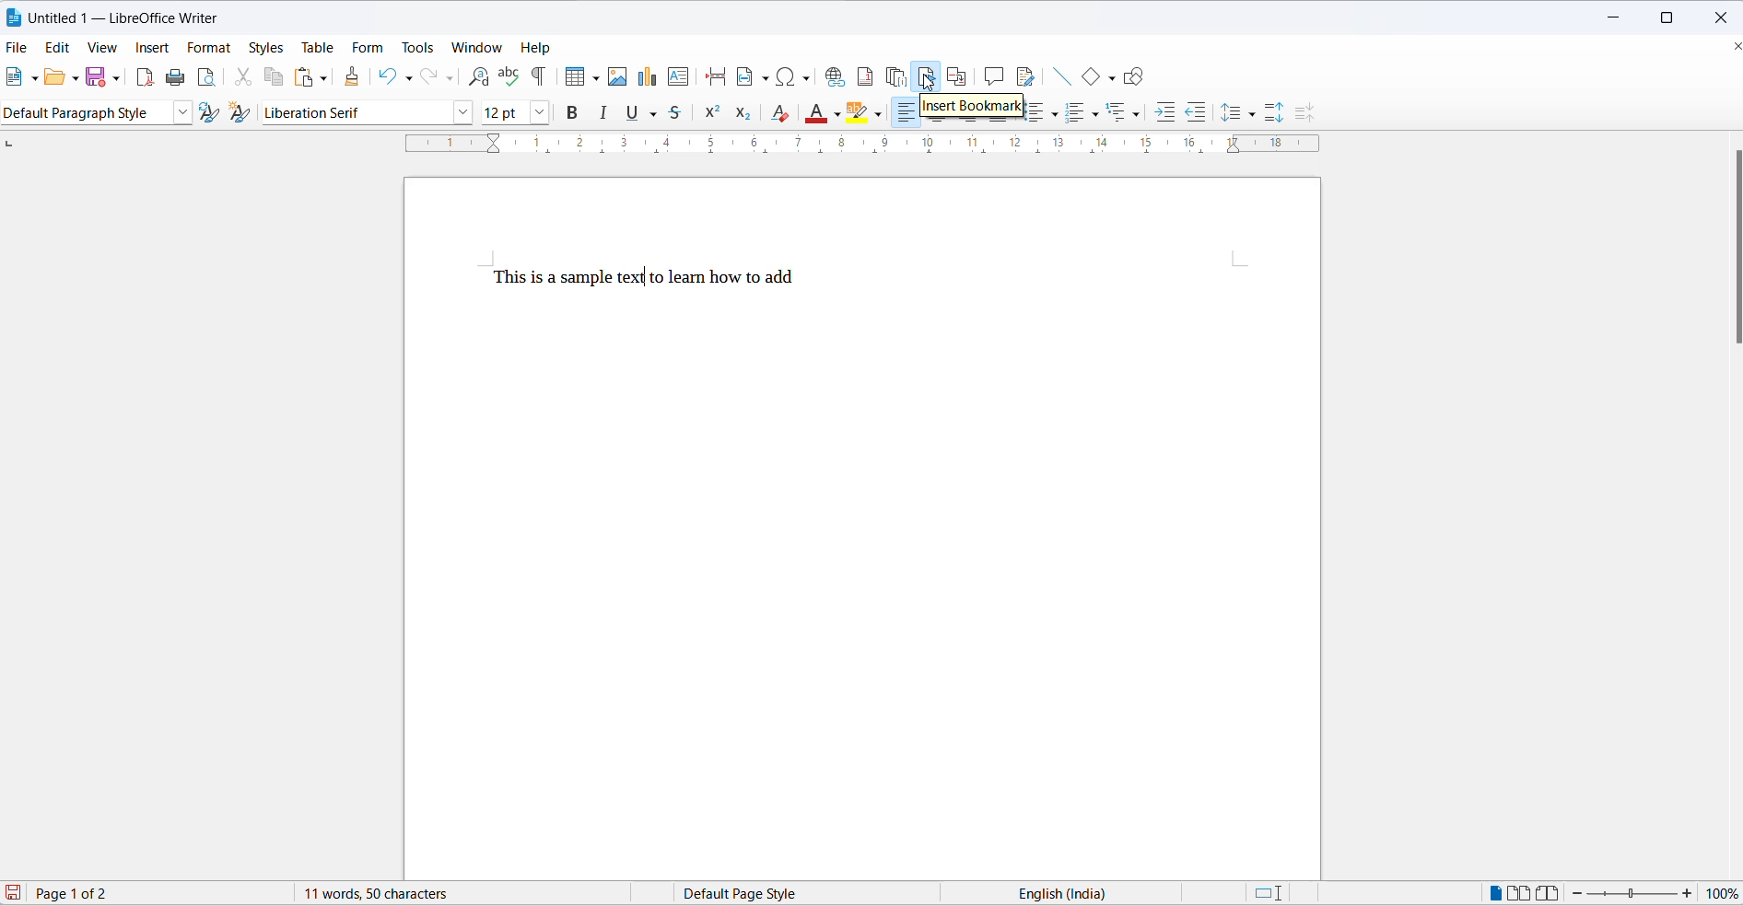  I want to click on form, so click(370, 45).